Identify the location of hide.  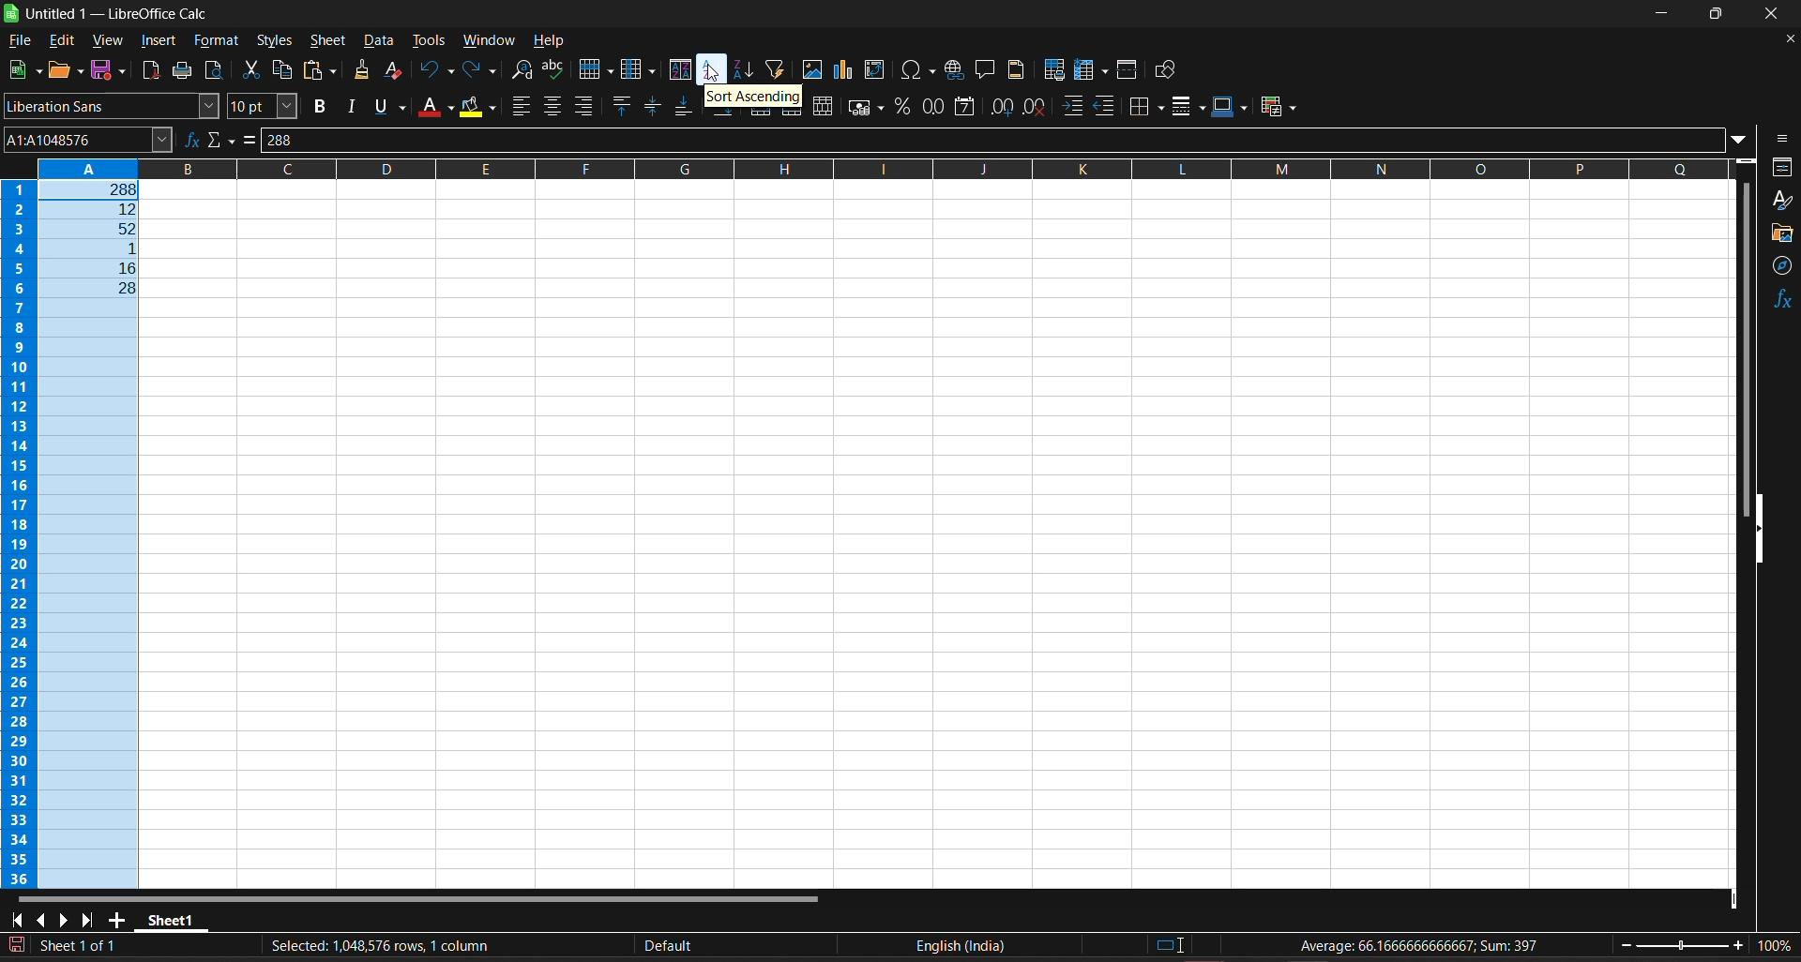
(1760, 529).